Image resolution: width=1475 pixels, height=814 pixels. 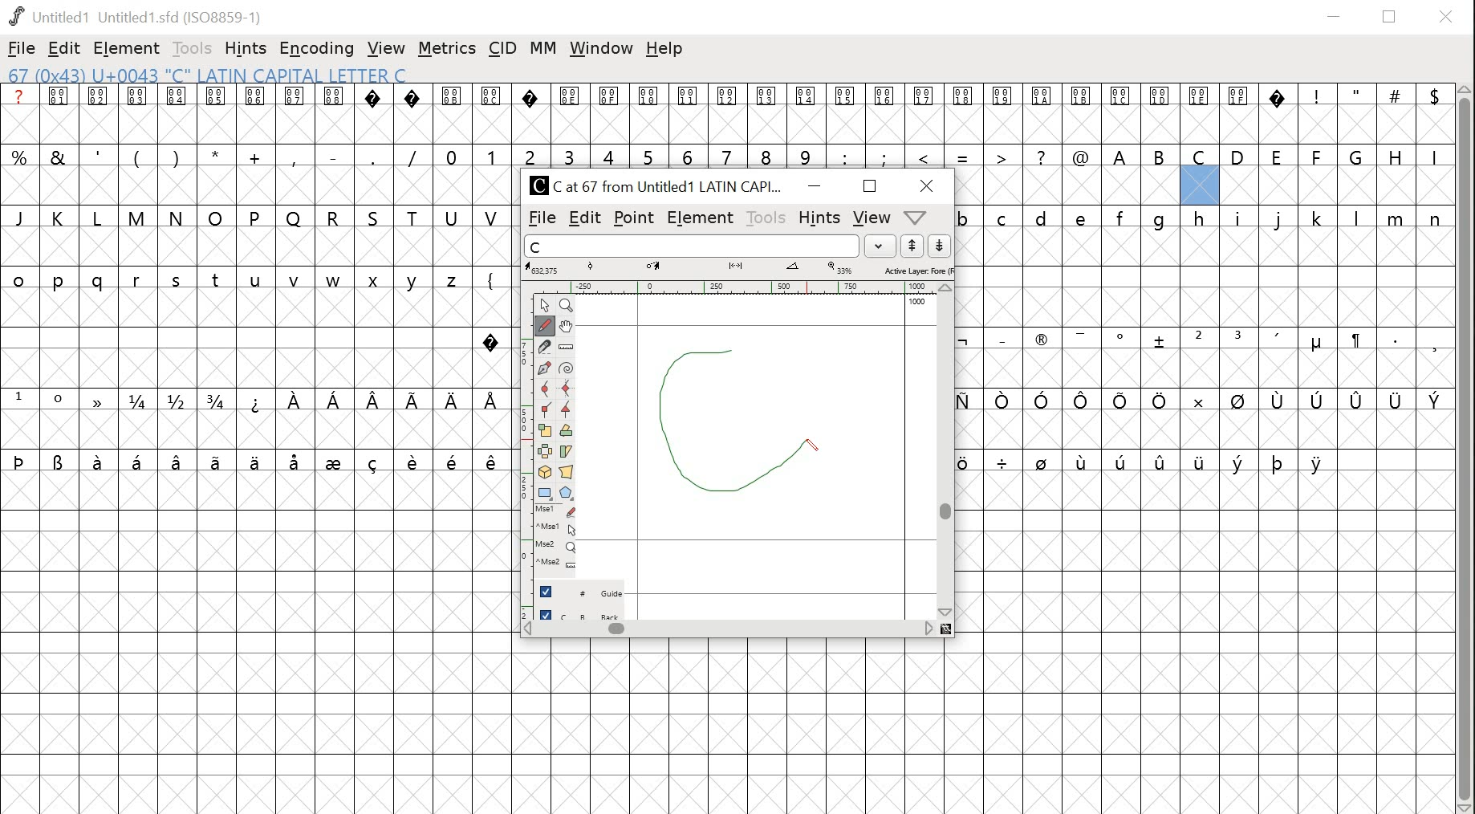 What do you see at coordinates (729, 631) in the screenshot?
I see `scrollbar` at bounding box center [729, 631].